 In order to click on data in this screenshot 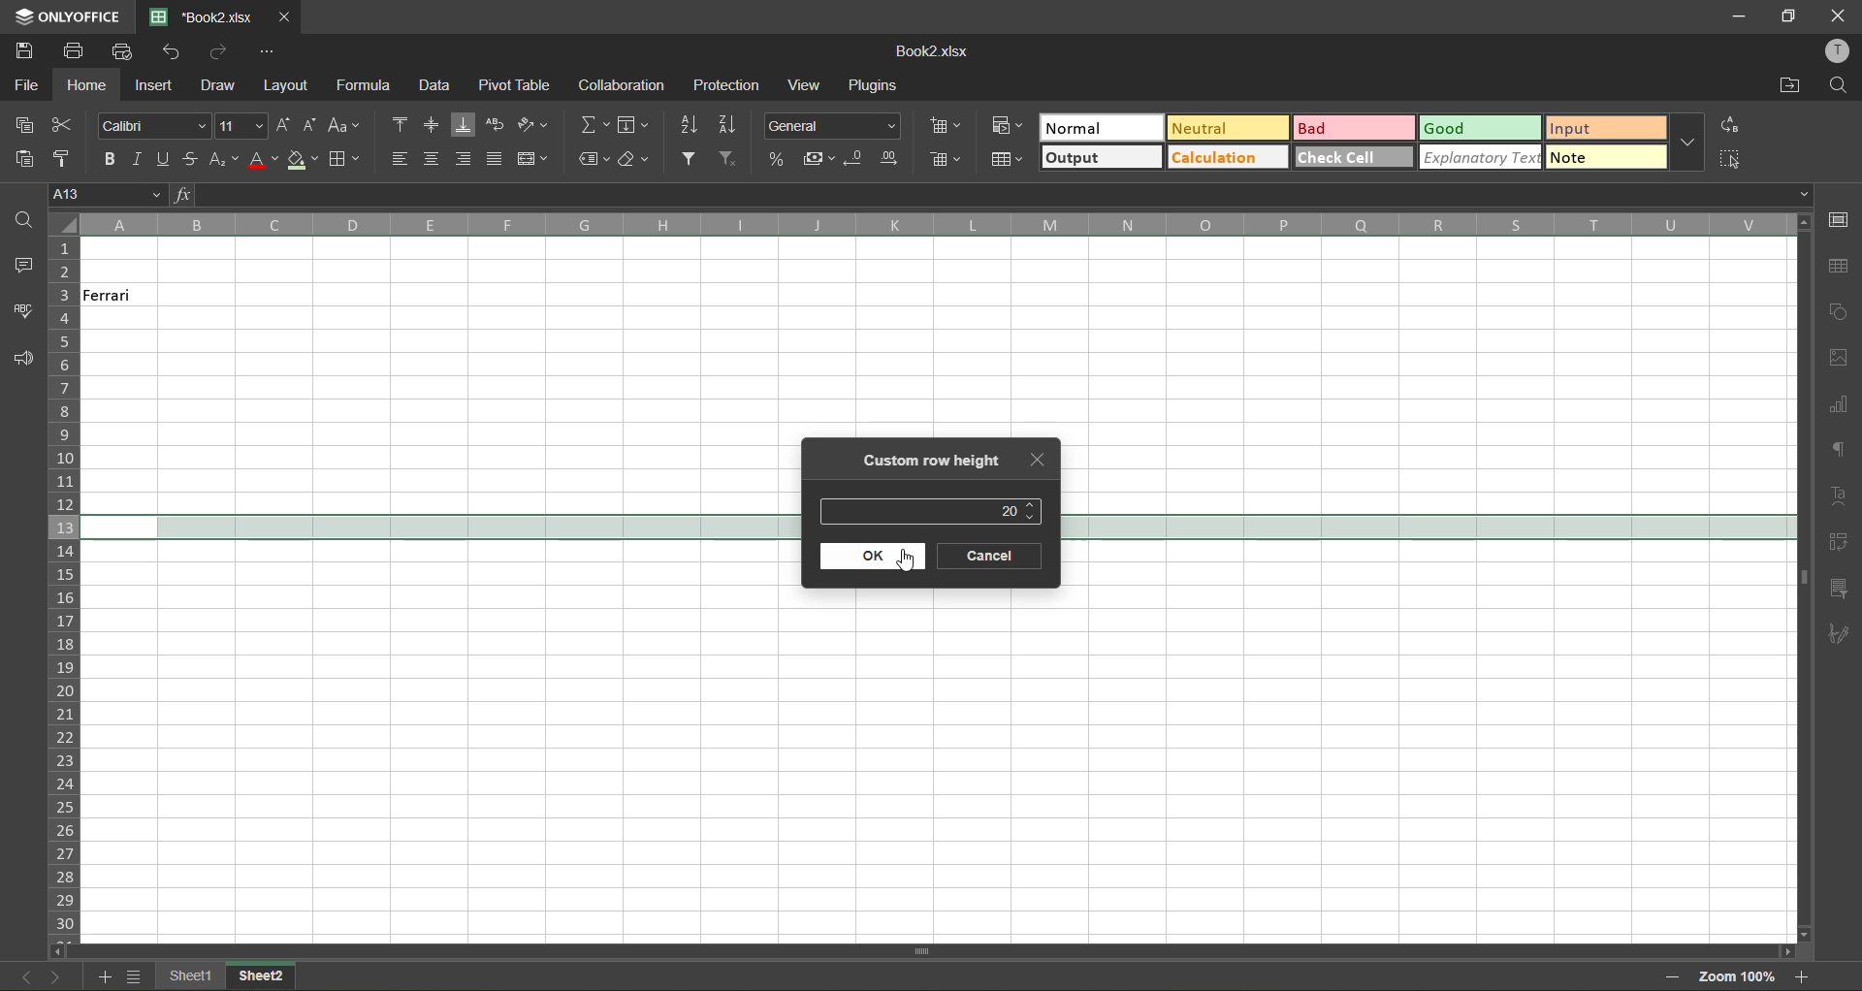, I will do `click(432, 86)`.